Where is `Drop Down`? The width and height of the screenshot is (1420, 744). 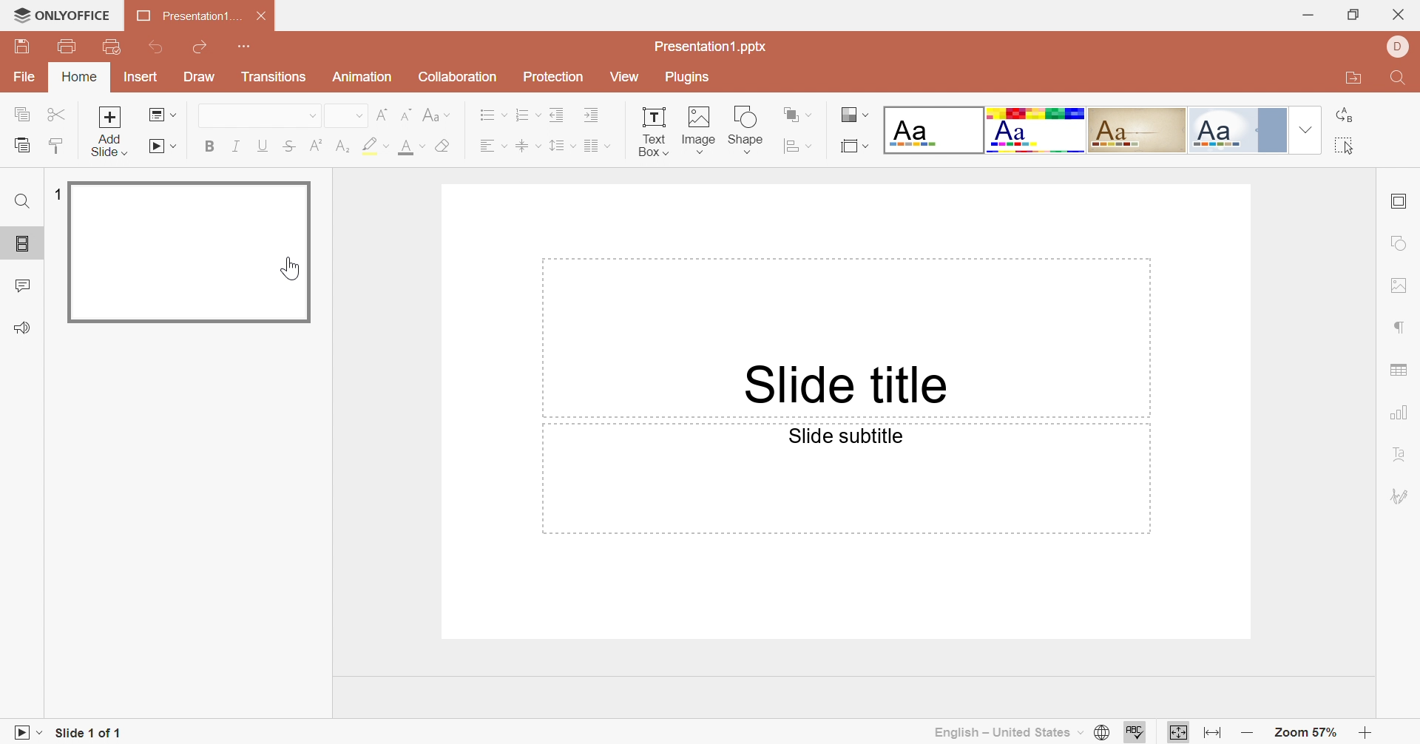
Drop Down is located at coordinates (811, 113).